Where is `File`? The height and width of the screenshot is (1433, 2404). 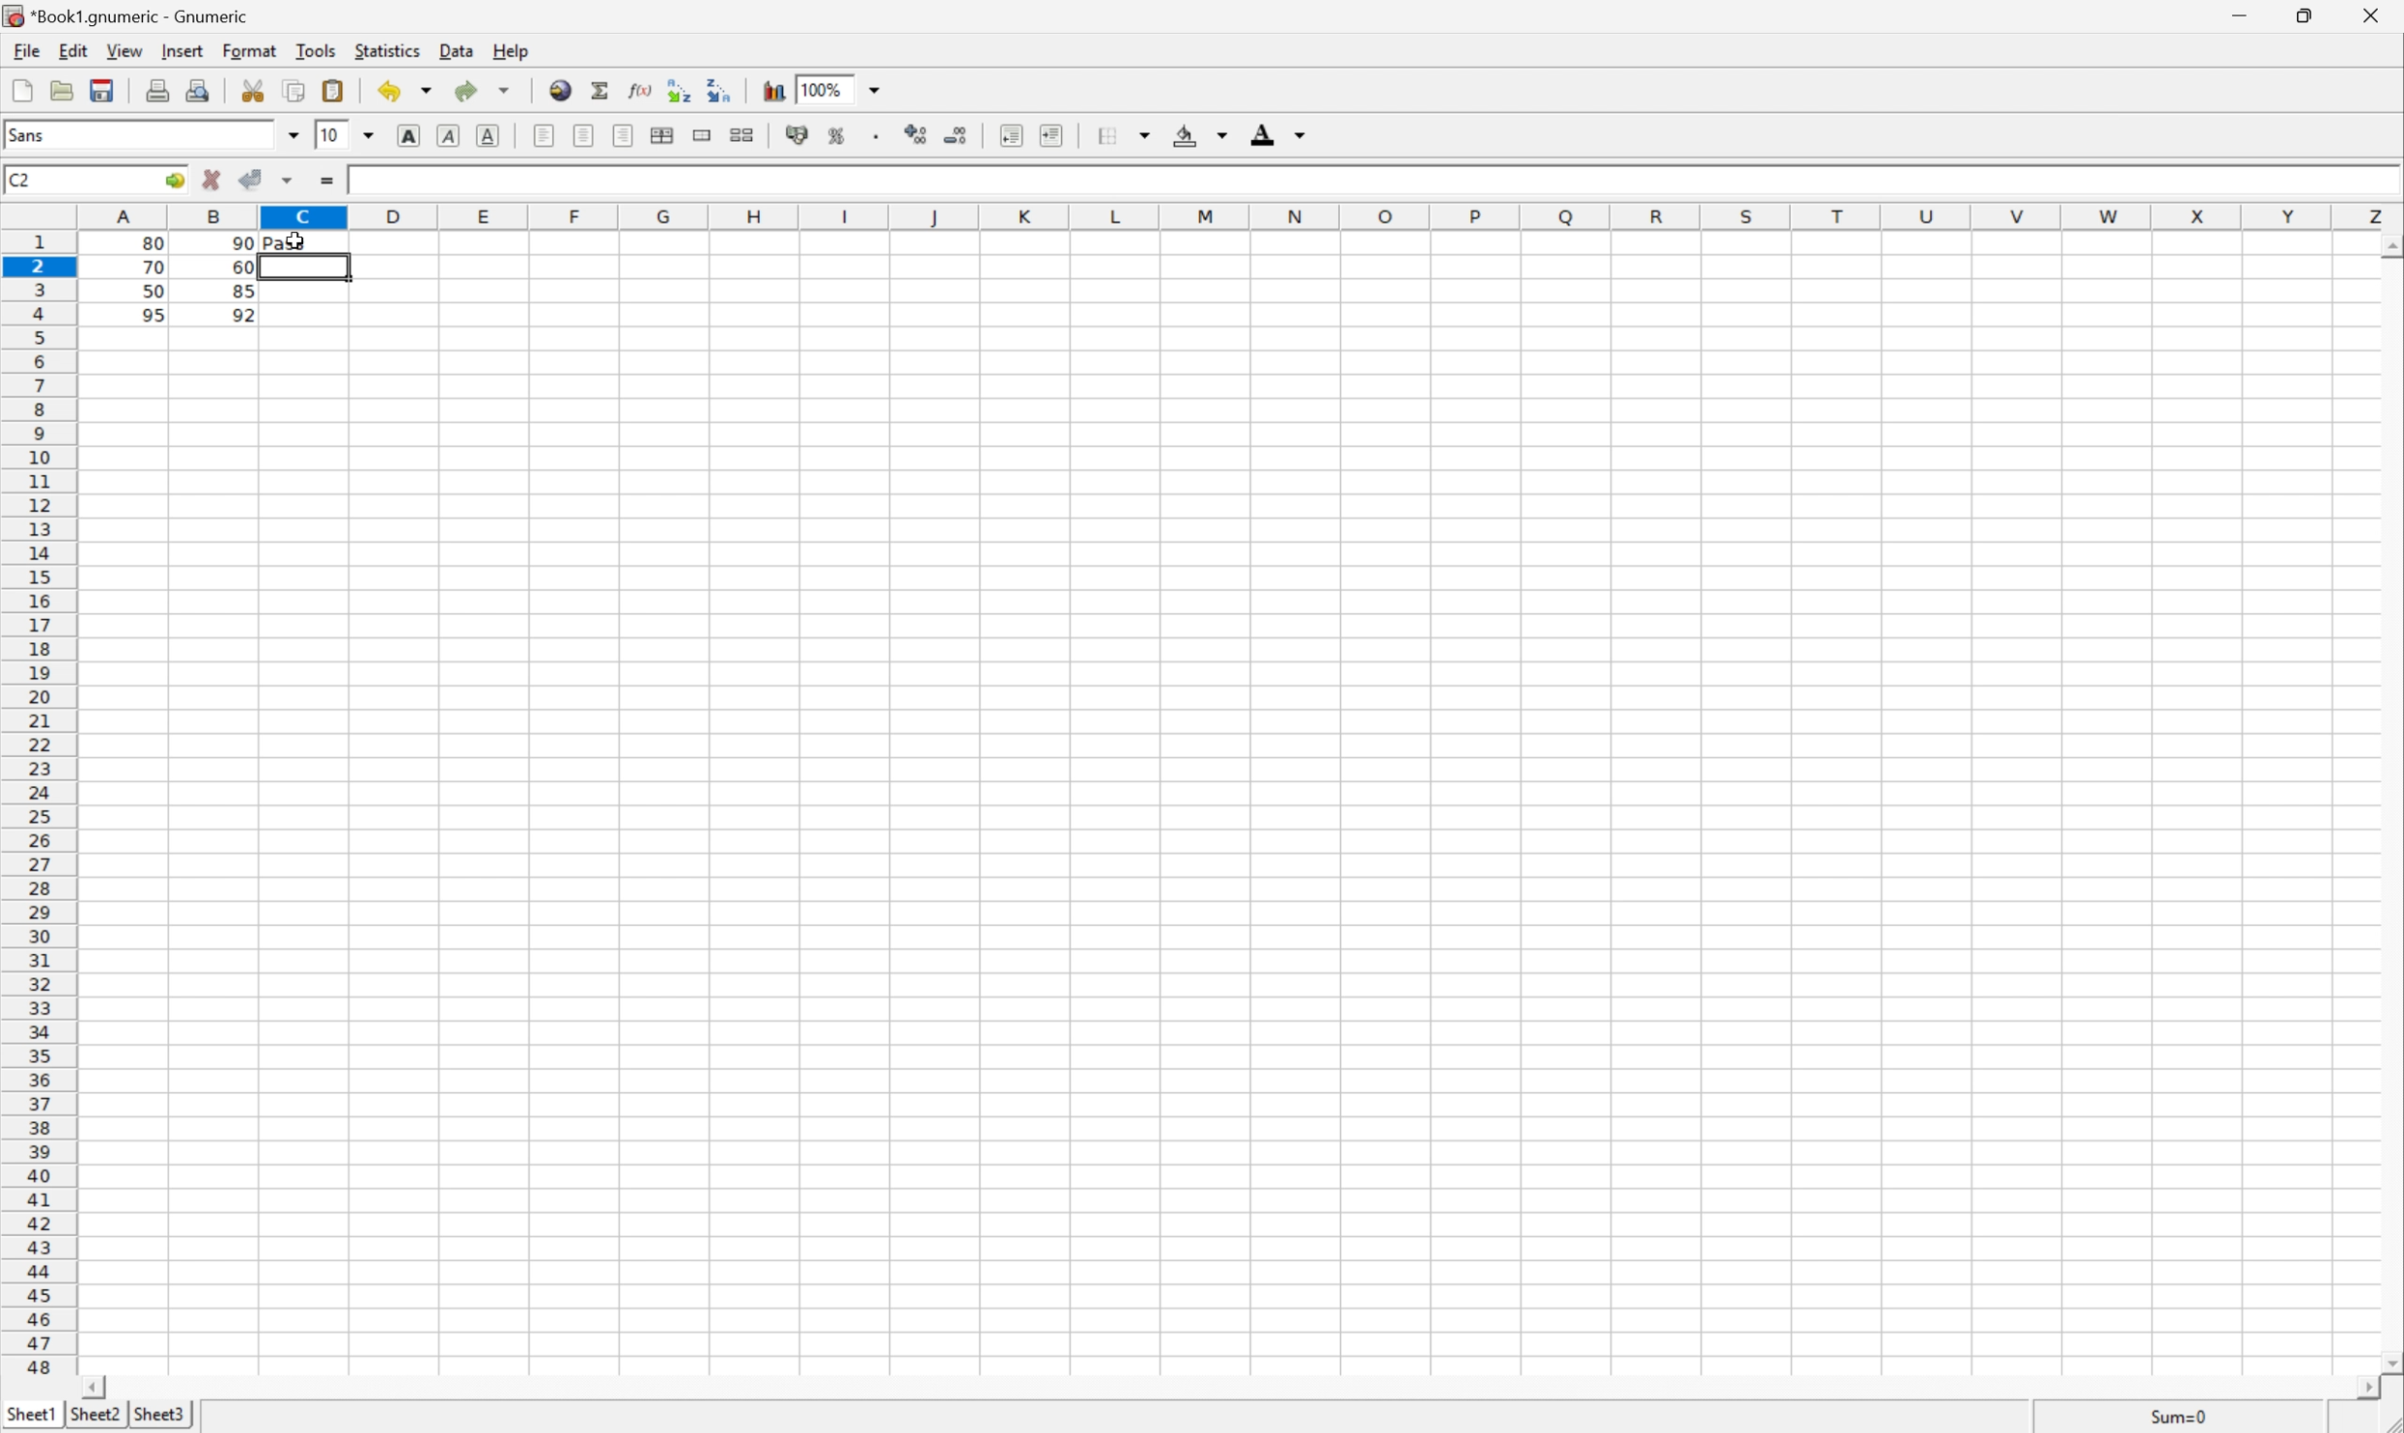 File is located at coordinates (29, 51).